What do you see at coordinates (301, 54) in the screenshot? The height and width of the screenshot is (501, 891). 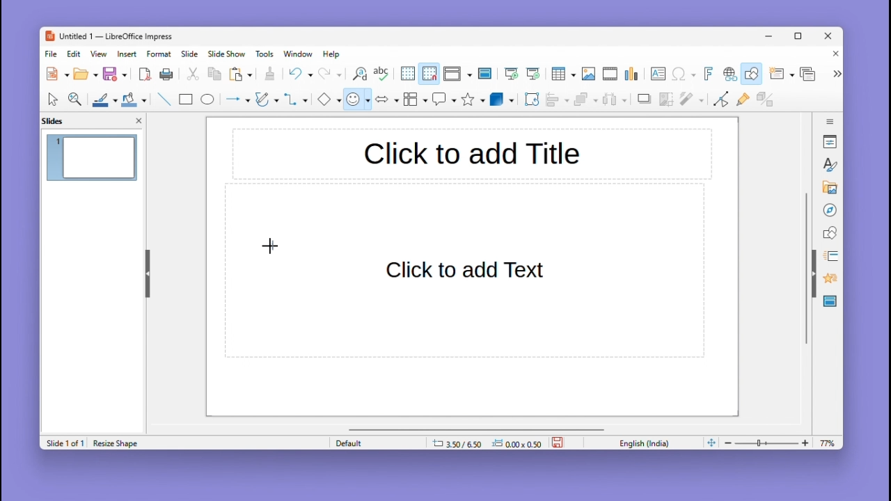 I see `Window` at bounding box center [301, 54].